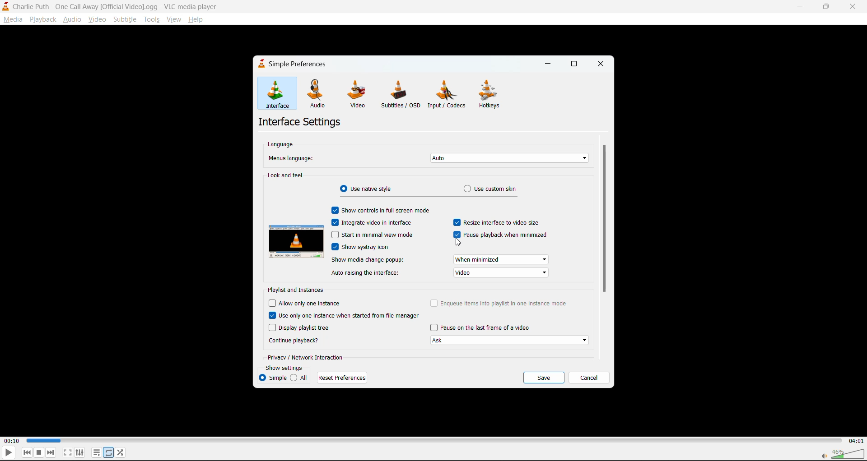 The height and width of the screenshot is (461, 867). I want to click on pause playback when minimized, so click(507, 237).